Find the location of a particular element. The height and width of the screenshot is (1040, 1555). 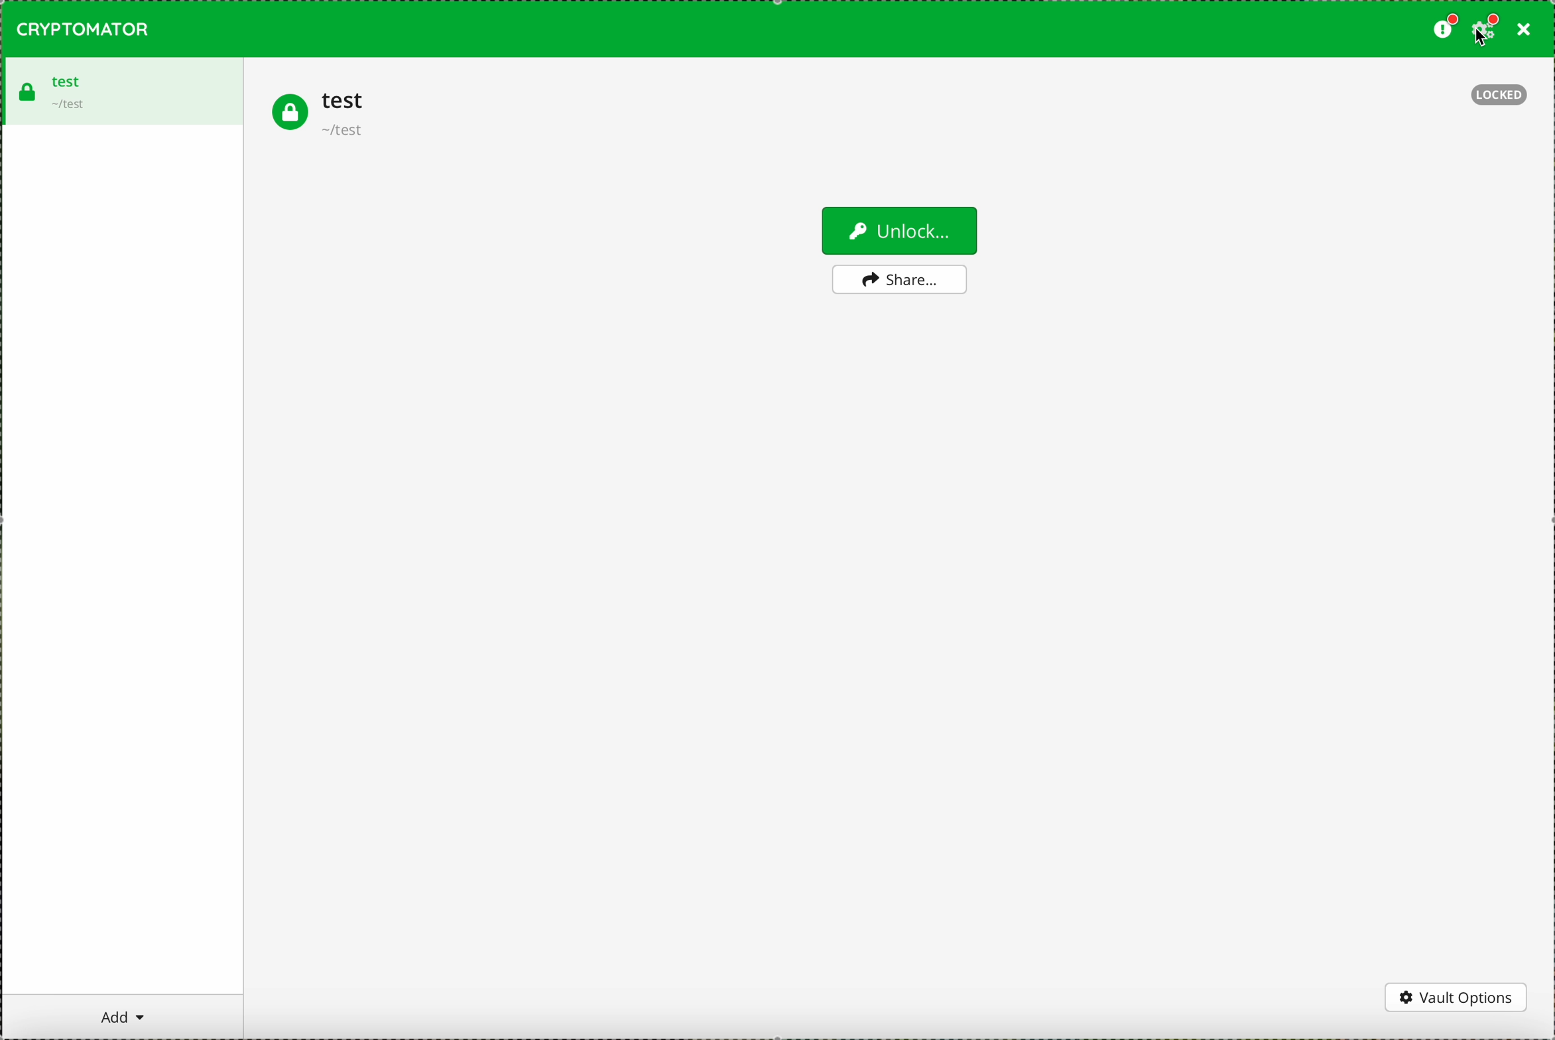

donate is located at coordinates (1443, 29).